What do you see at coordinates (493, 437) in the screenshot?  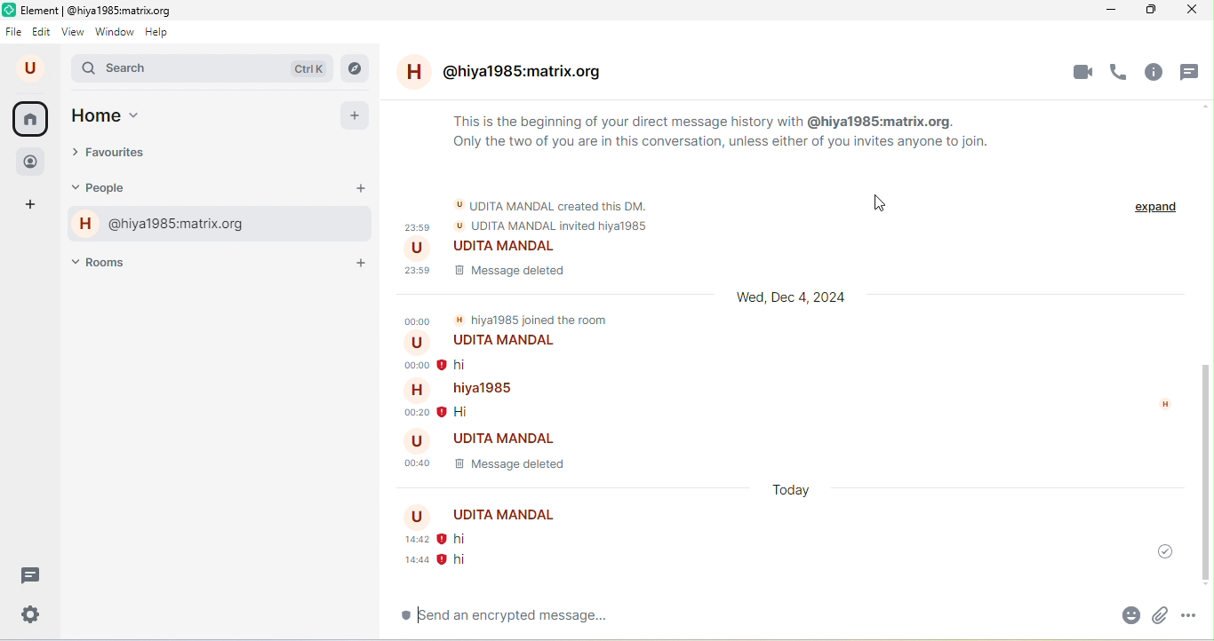 I see `udita mandal` at bounding box center [493, 437].